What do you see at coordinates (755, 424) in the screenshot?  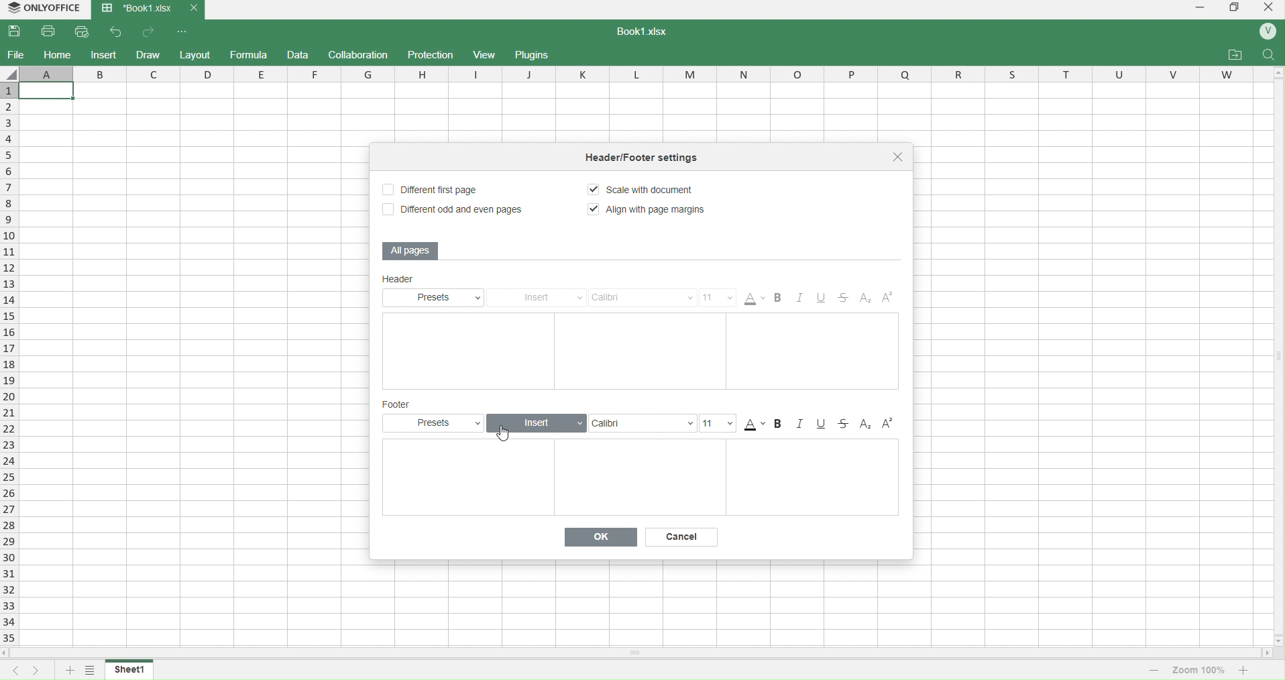 I see `Color` at bounding box center [755, 424].